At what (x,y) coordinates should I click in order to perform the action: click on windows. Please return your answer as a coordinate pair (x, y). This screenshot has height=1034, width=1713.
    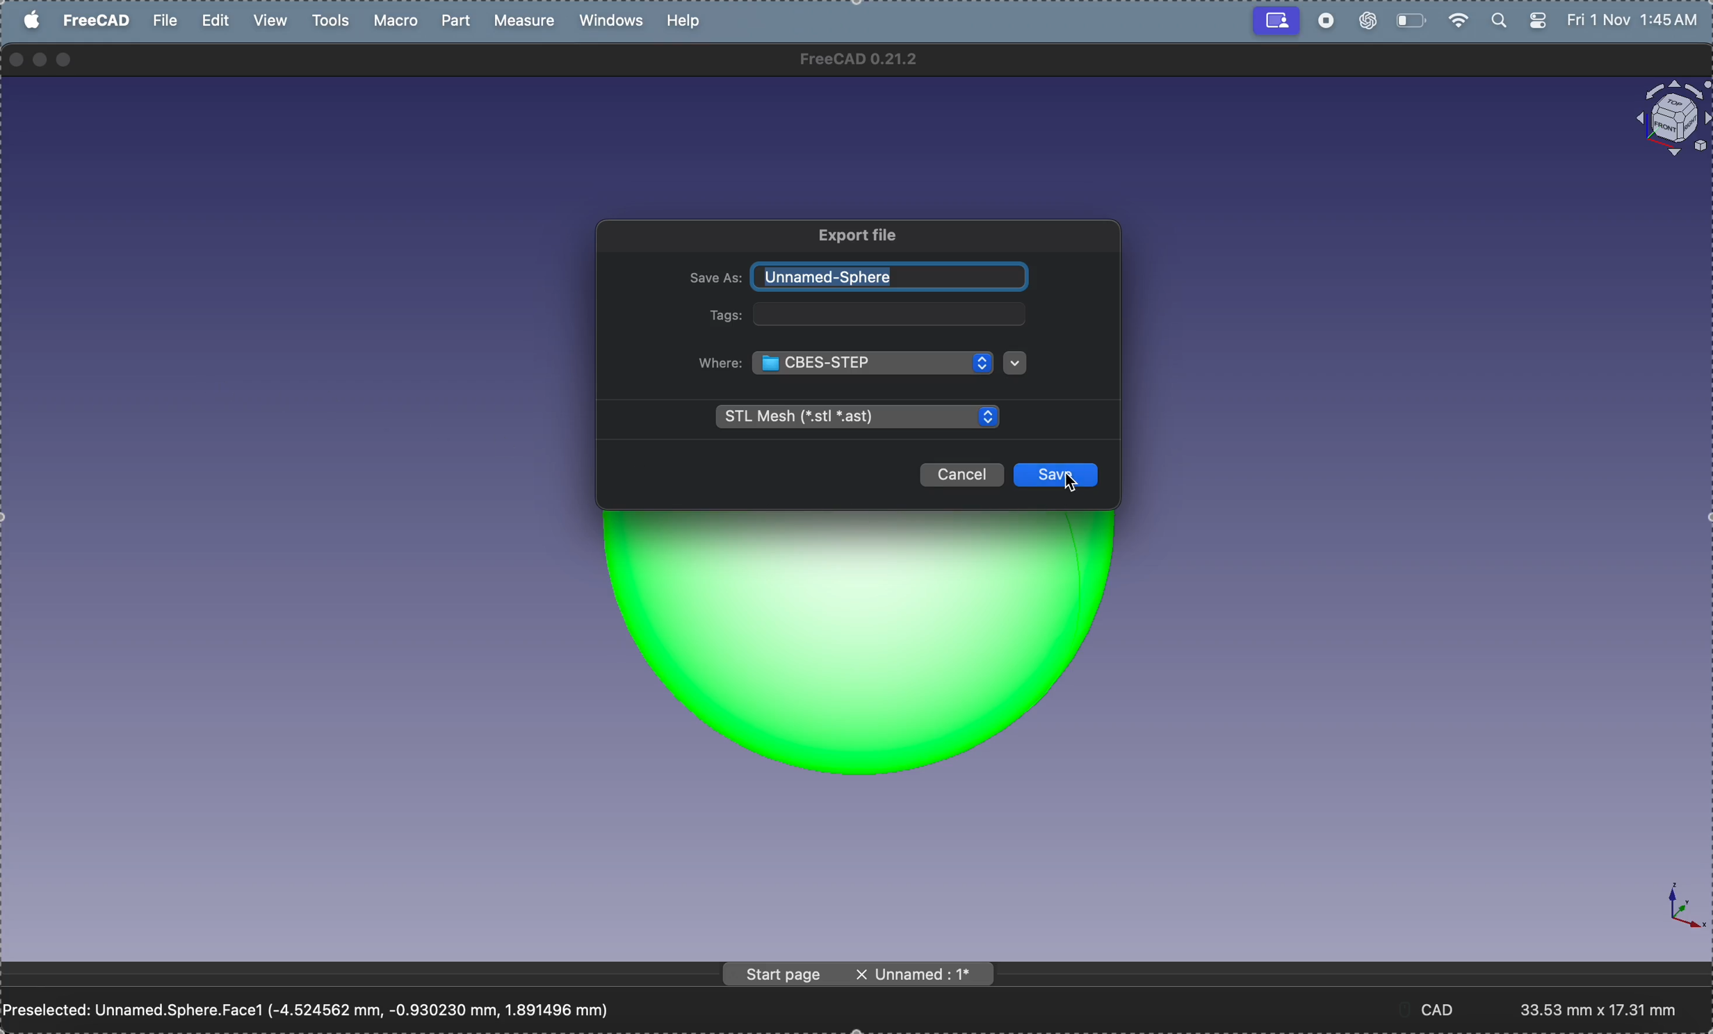
    Looking at the image, I should click on (615, 22).